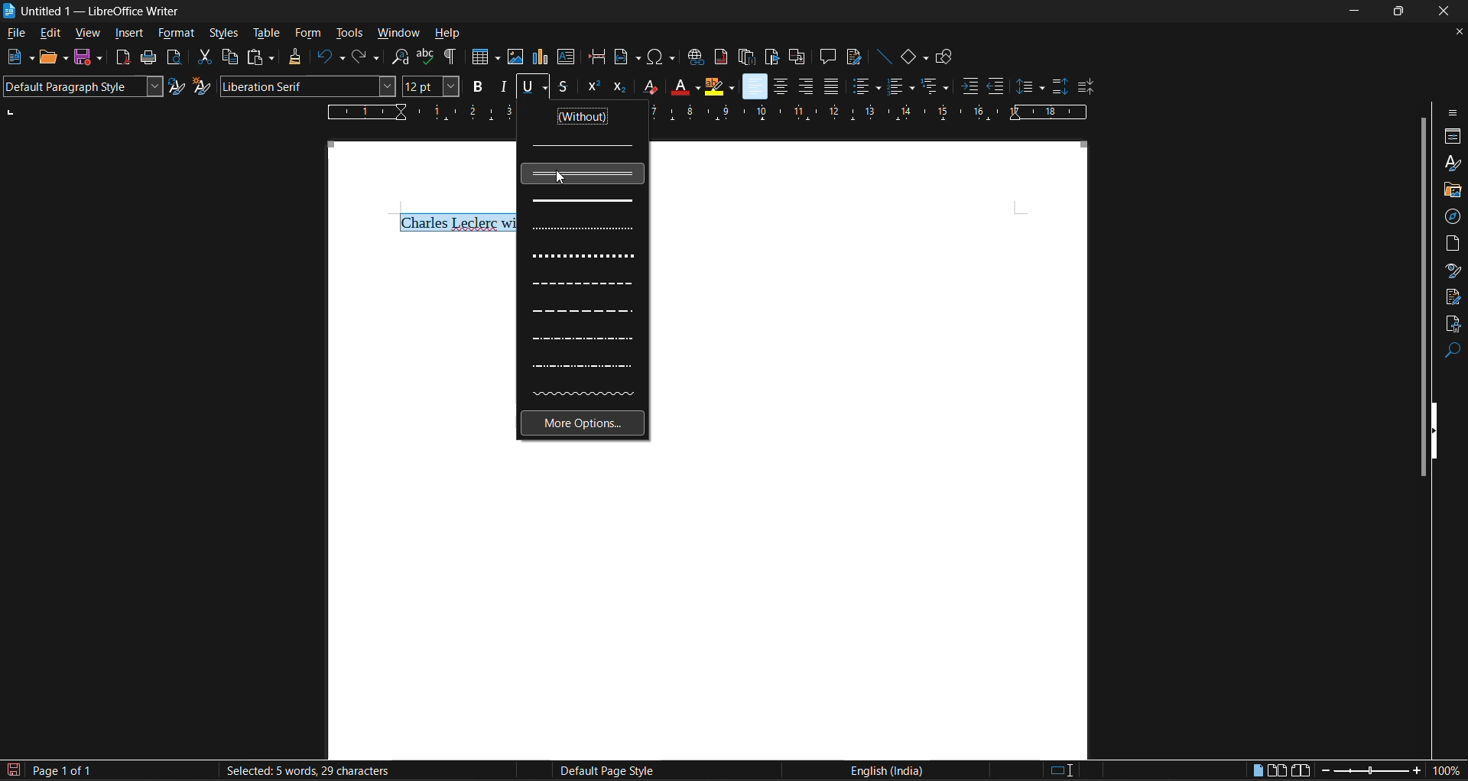  I want to click on zoom in, so click(1418, 771).